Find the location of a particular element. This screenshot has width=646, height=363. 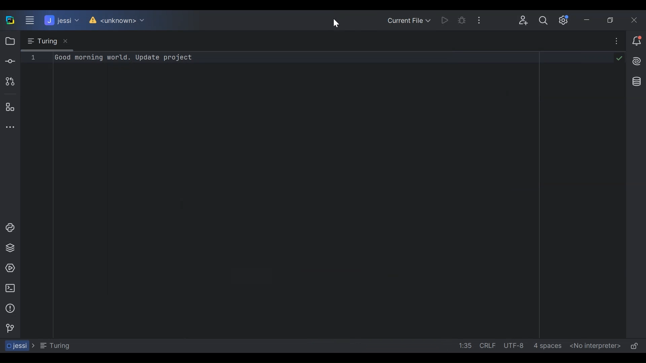

AI Assistant is located at coordinates (635, 61).